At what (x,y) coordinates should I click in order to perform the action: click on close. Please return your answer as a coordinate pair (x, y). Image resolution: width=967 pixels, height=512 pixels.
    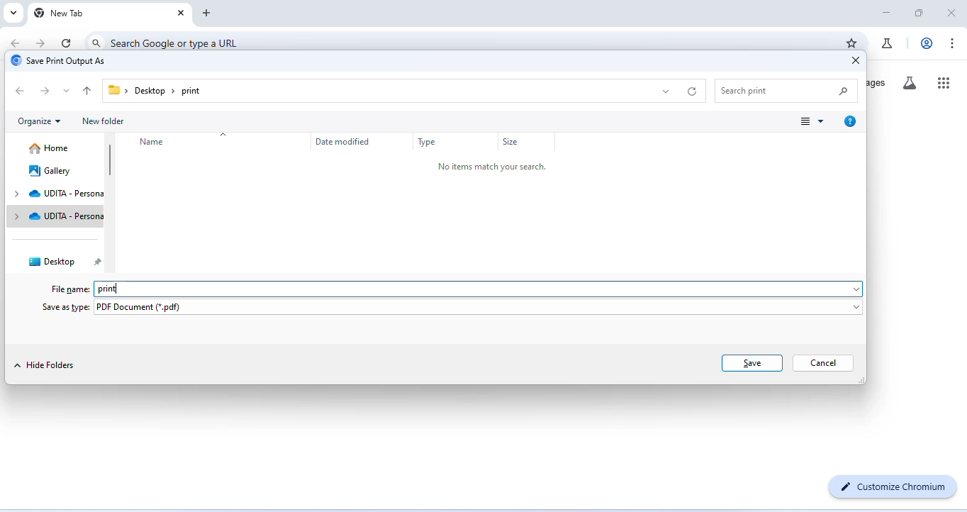
    Looking at the image, I should click on (949, 12).